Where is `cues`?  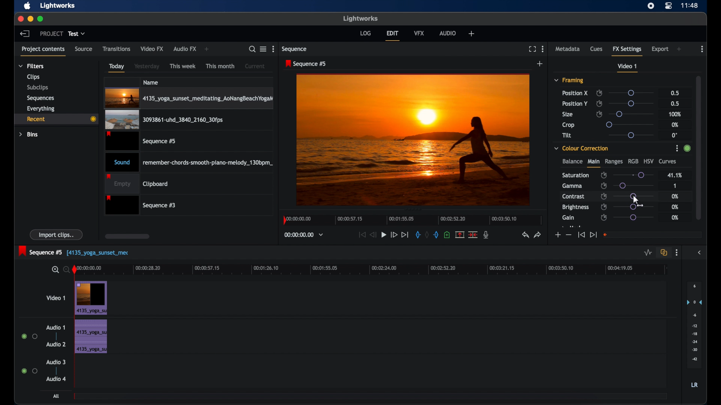 cues is located at coordinates (597, 49).